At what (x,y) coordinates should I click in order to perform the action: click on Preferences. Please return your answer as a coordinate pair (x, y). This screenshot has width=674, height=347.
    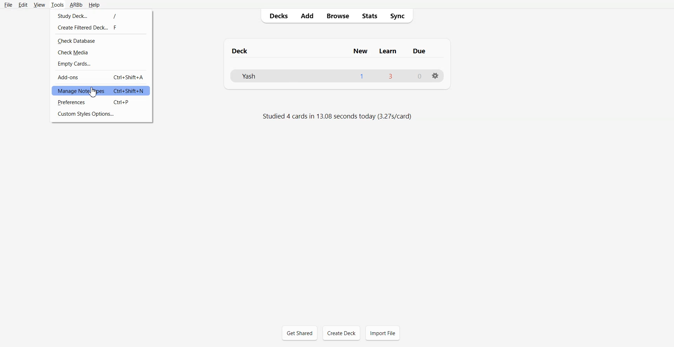
    Looking at the image, I should click on (101, 102).